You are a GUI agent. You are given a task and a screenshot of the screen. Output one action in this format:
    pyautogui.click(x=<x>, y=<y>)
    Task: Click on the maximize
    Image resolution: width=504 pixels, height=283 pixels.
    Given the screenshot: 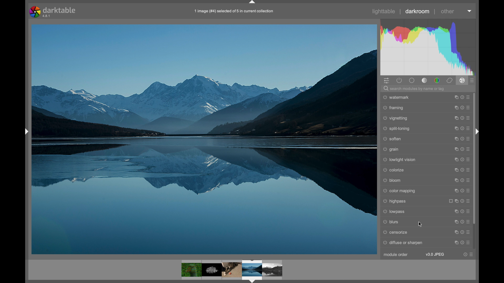 What is the action you would take?
    pyautogui.click(x=455, y=117)
    